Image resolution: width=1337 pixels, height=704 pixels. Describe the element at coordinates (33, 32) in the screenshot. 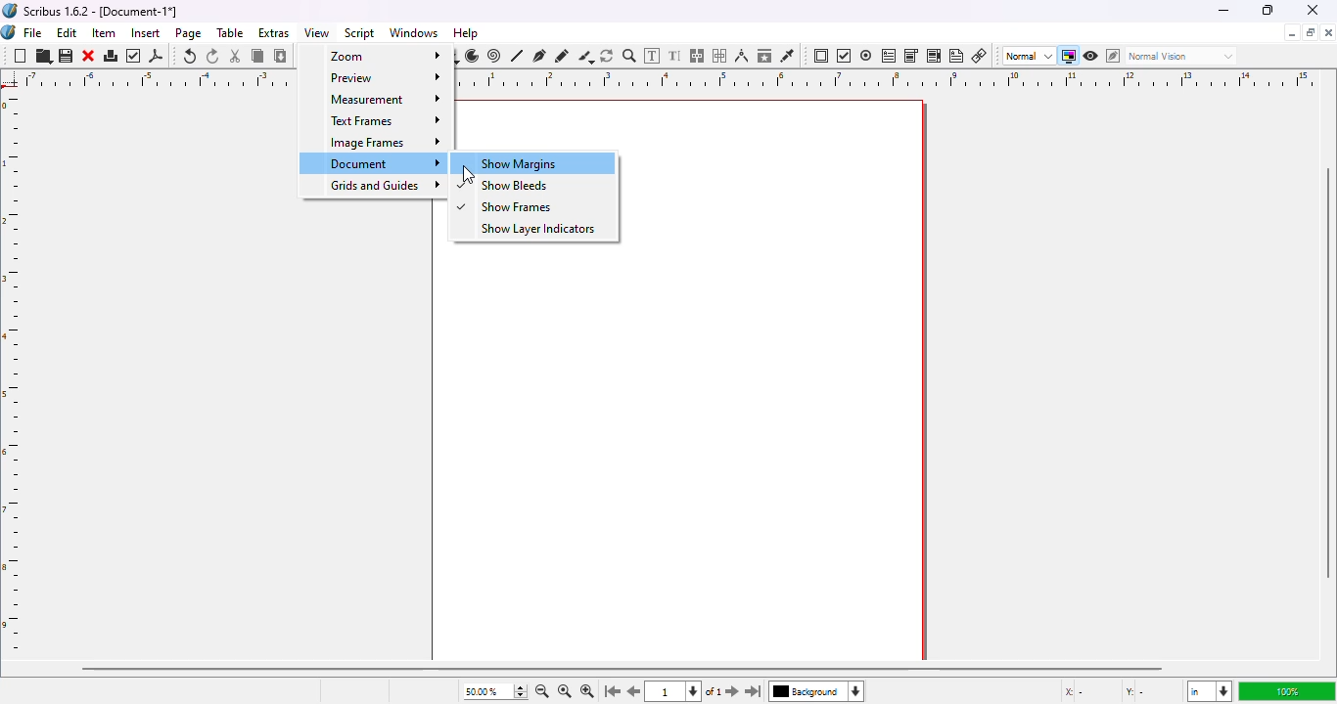

I see `file` at that location.